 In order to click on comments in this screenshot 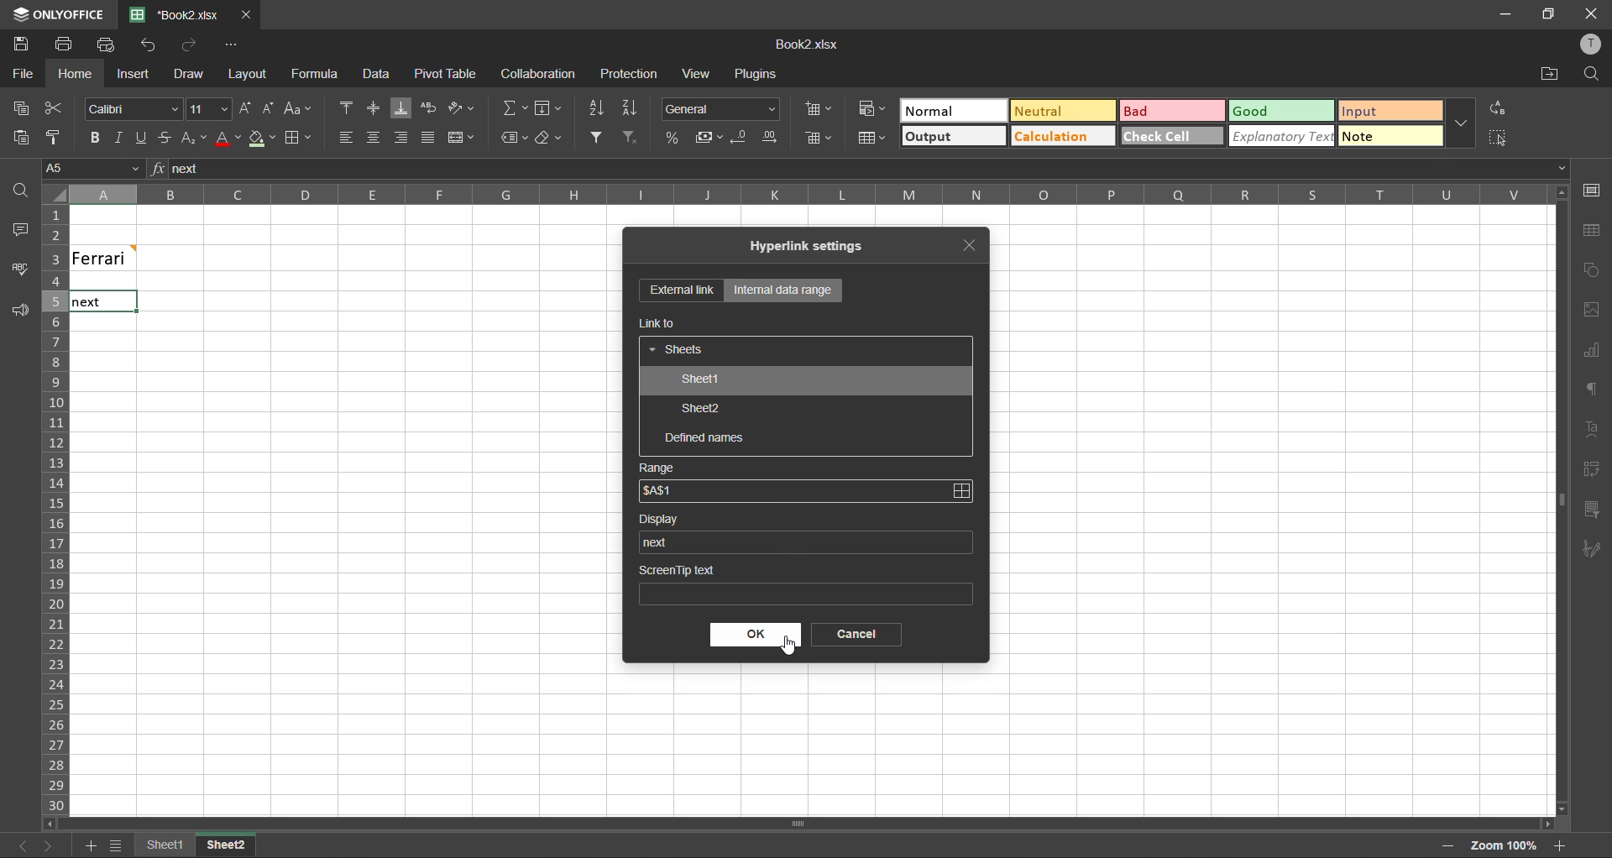, I will do `click(18, 230)`.